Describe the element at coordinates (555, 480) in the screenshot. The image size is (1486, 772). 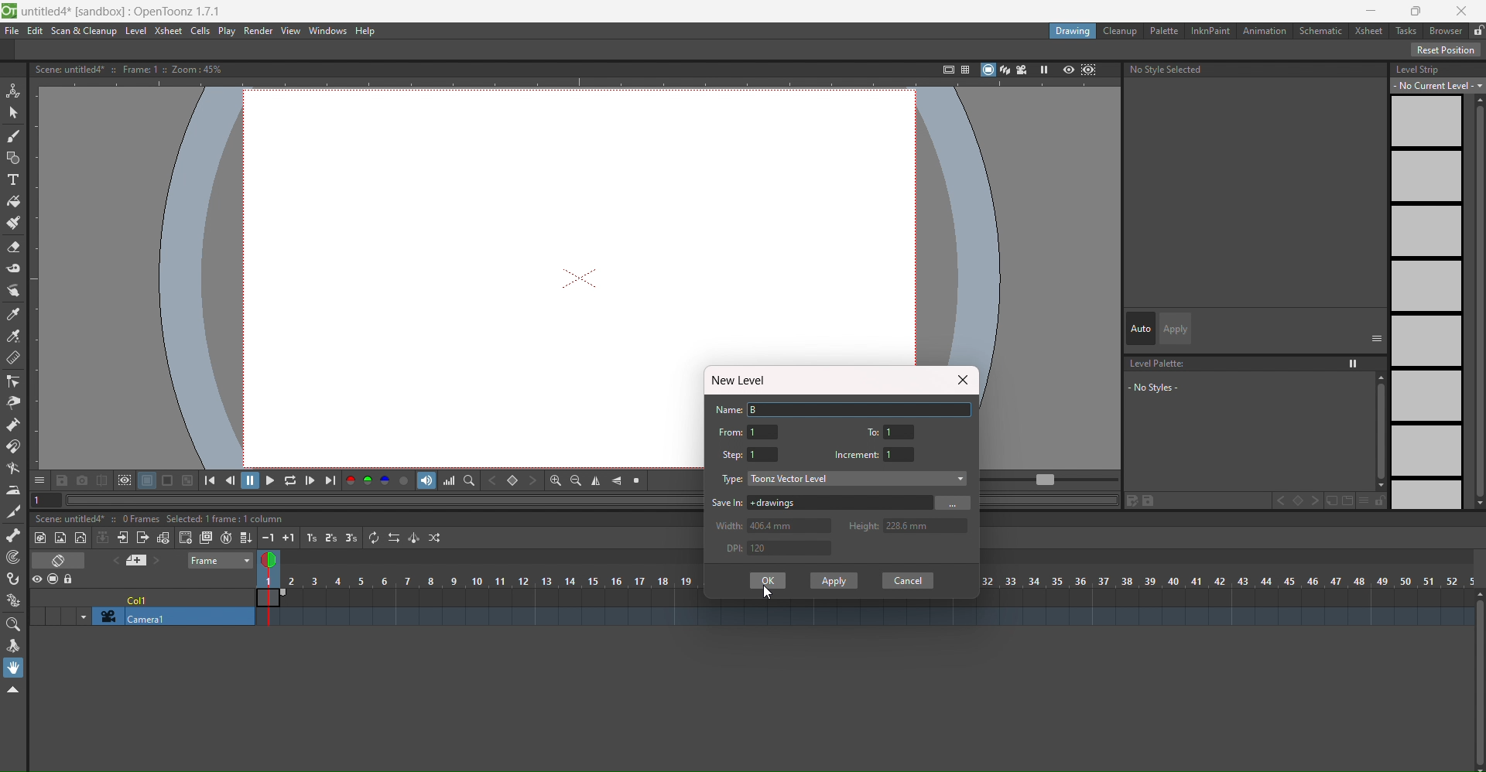
I see `zoom in` at that location.